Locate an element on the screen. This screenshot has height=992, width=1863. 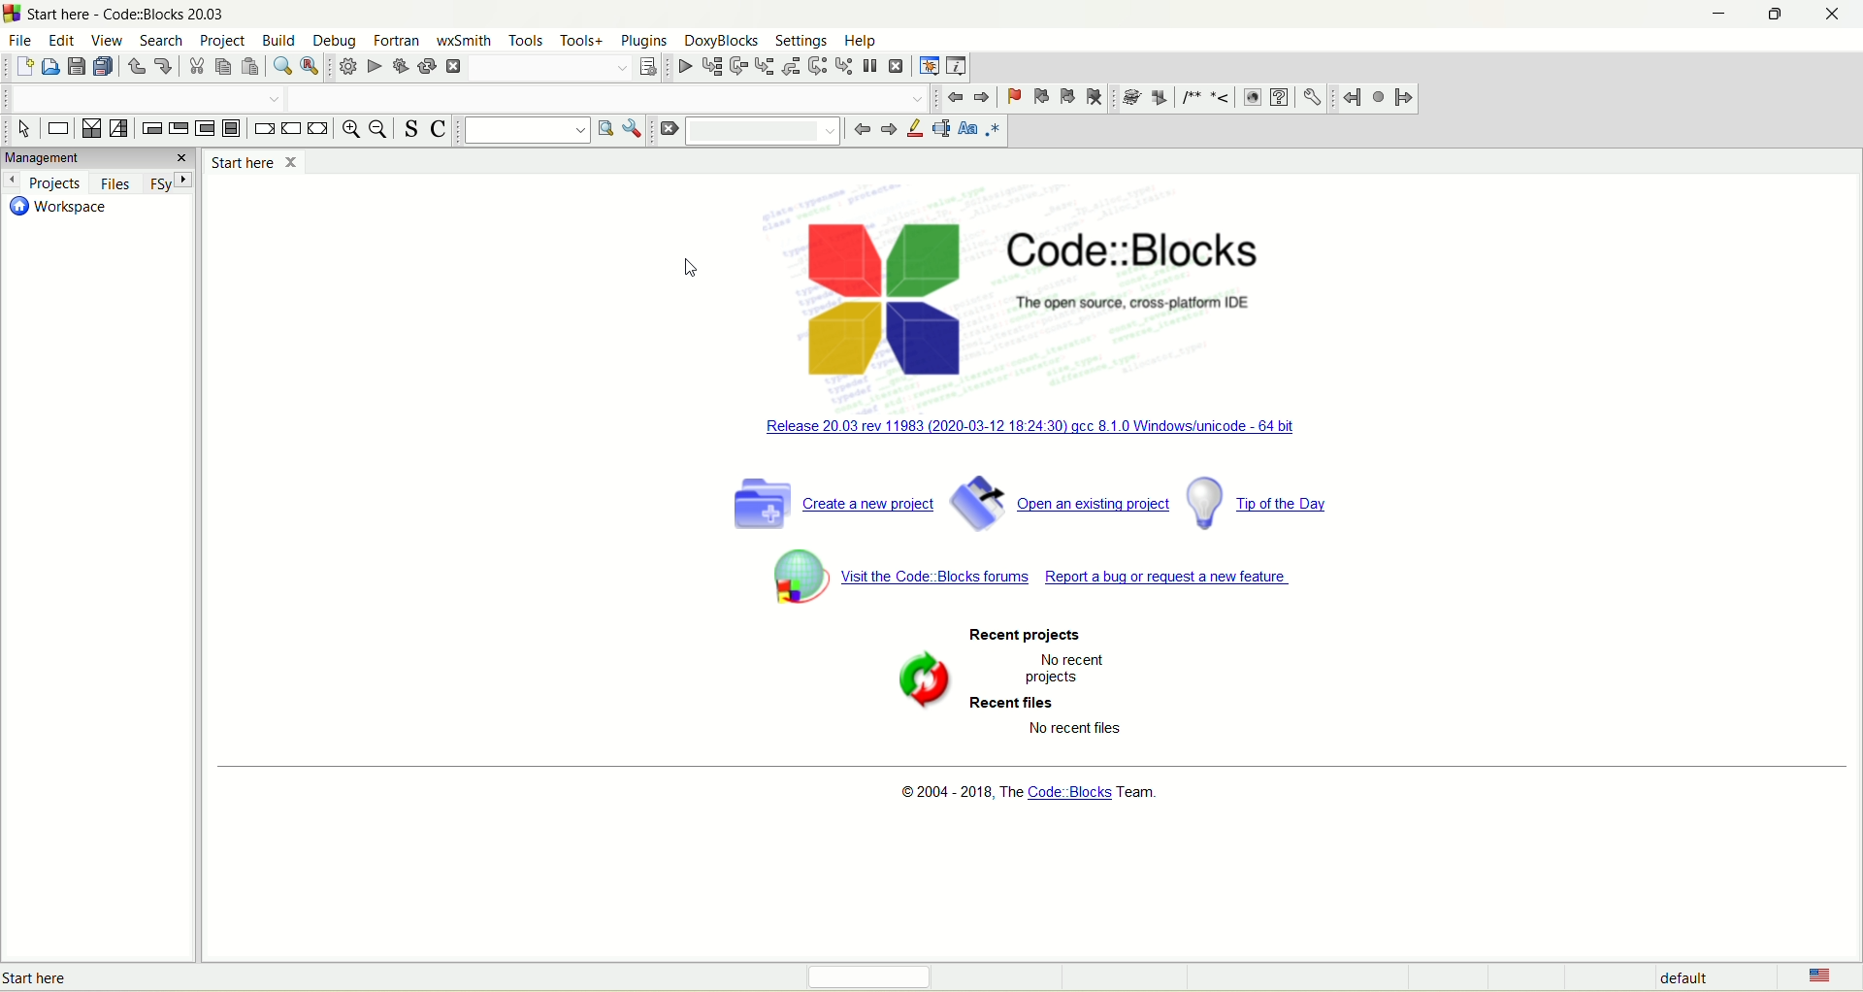
break instruction is located at coordinates (263, 127).